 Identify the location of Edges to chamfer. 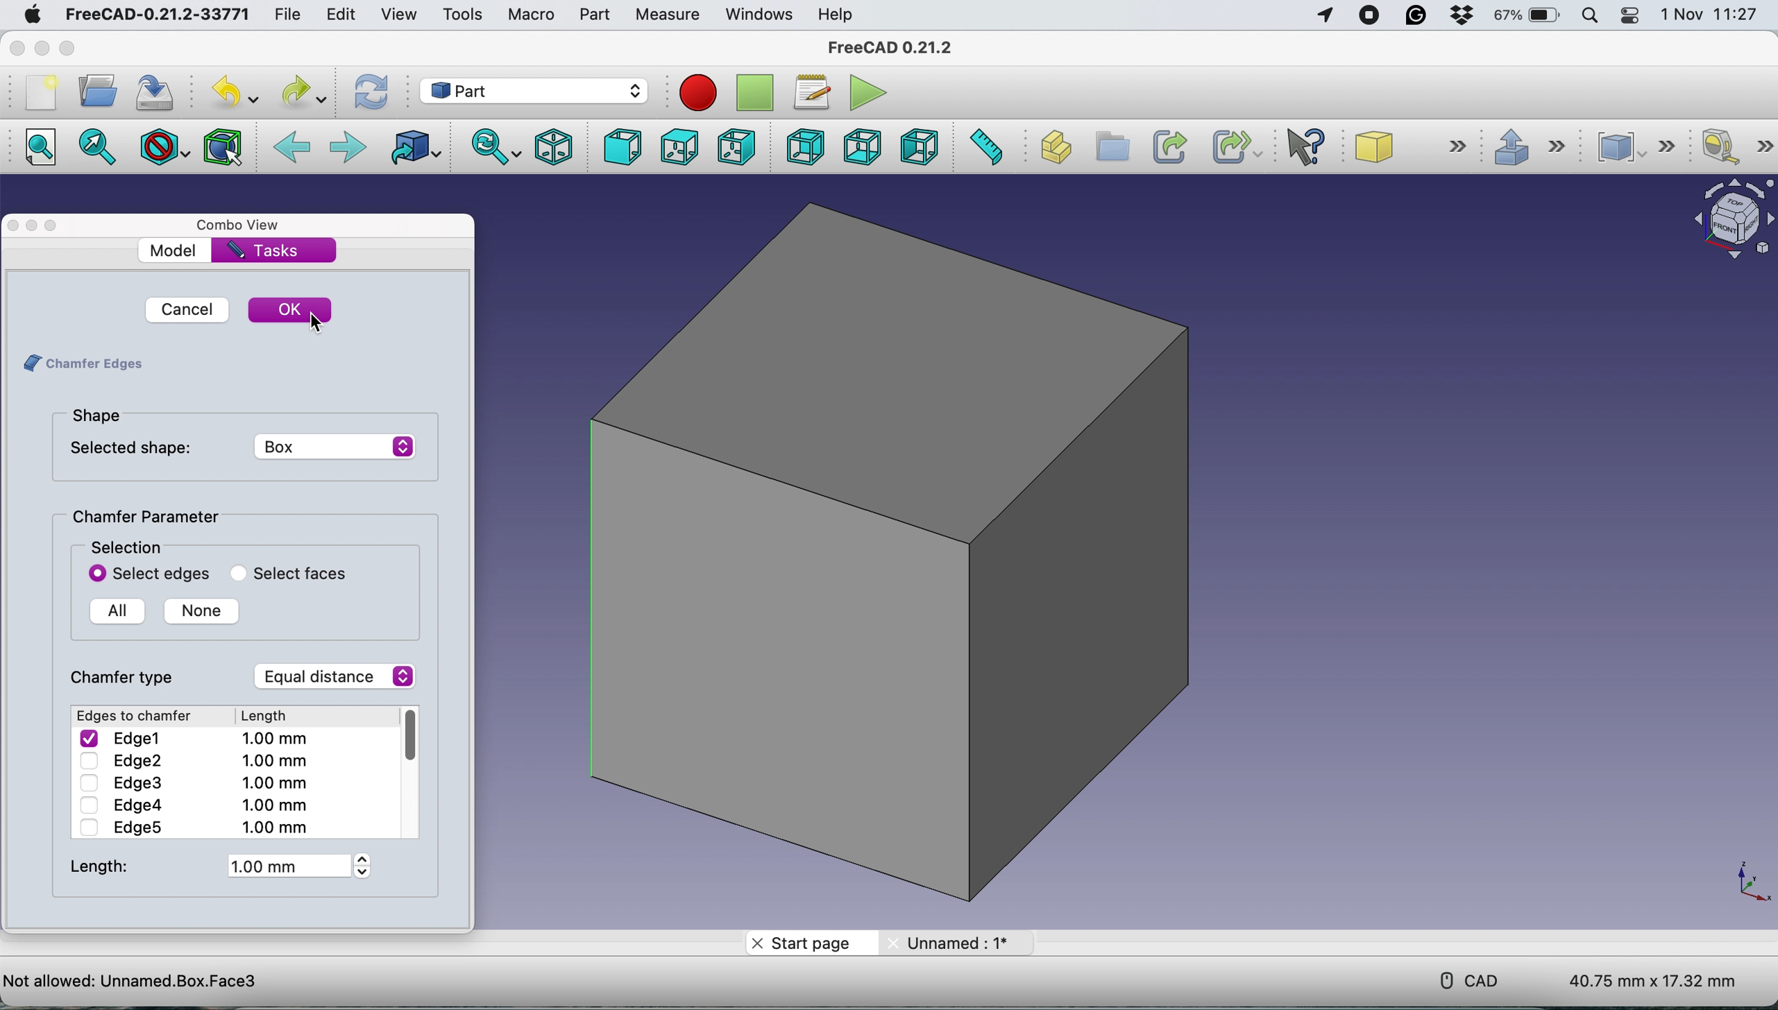
(143, 715).